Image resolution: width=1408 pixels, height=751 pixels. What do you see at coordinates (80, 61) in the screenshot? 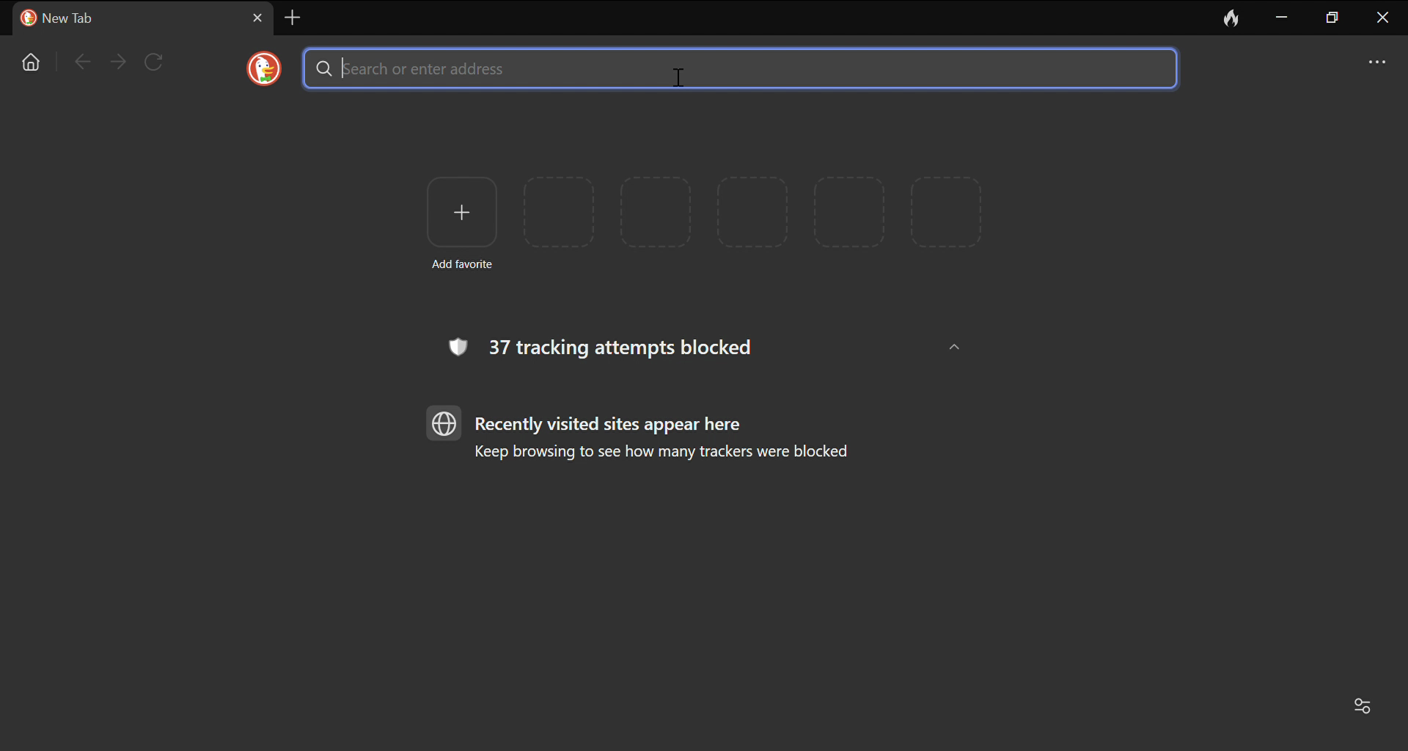
I see `Go back` at bounding box center [80, 61].